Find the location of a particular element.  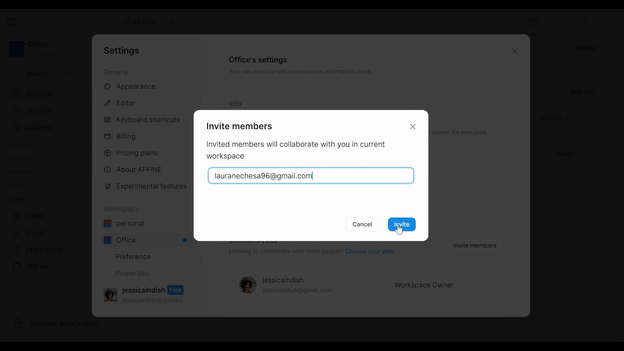

Add is located at coordinates (172, 22).